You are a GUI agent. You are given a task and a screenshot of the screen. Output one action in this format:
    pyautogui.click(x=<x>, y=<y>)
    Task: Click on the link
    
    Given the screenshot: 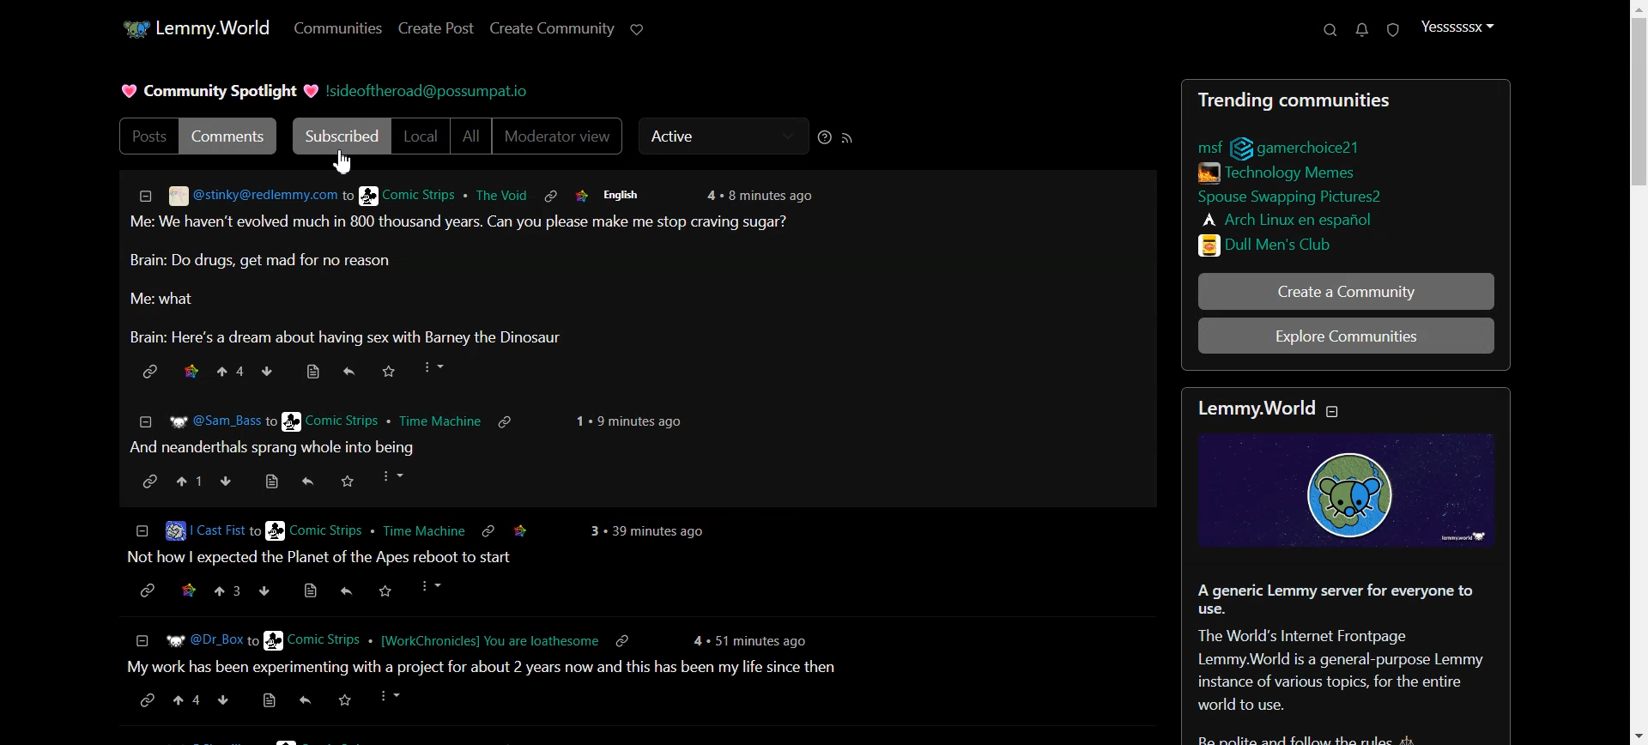 What is the action you would take?
    pyautogui.click(x=1203, y=146)
    